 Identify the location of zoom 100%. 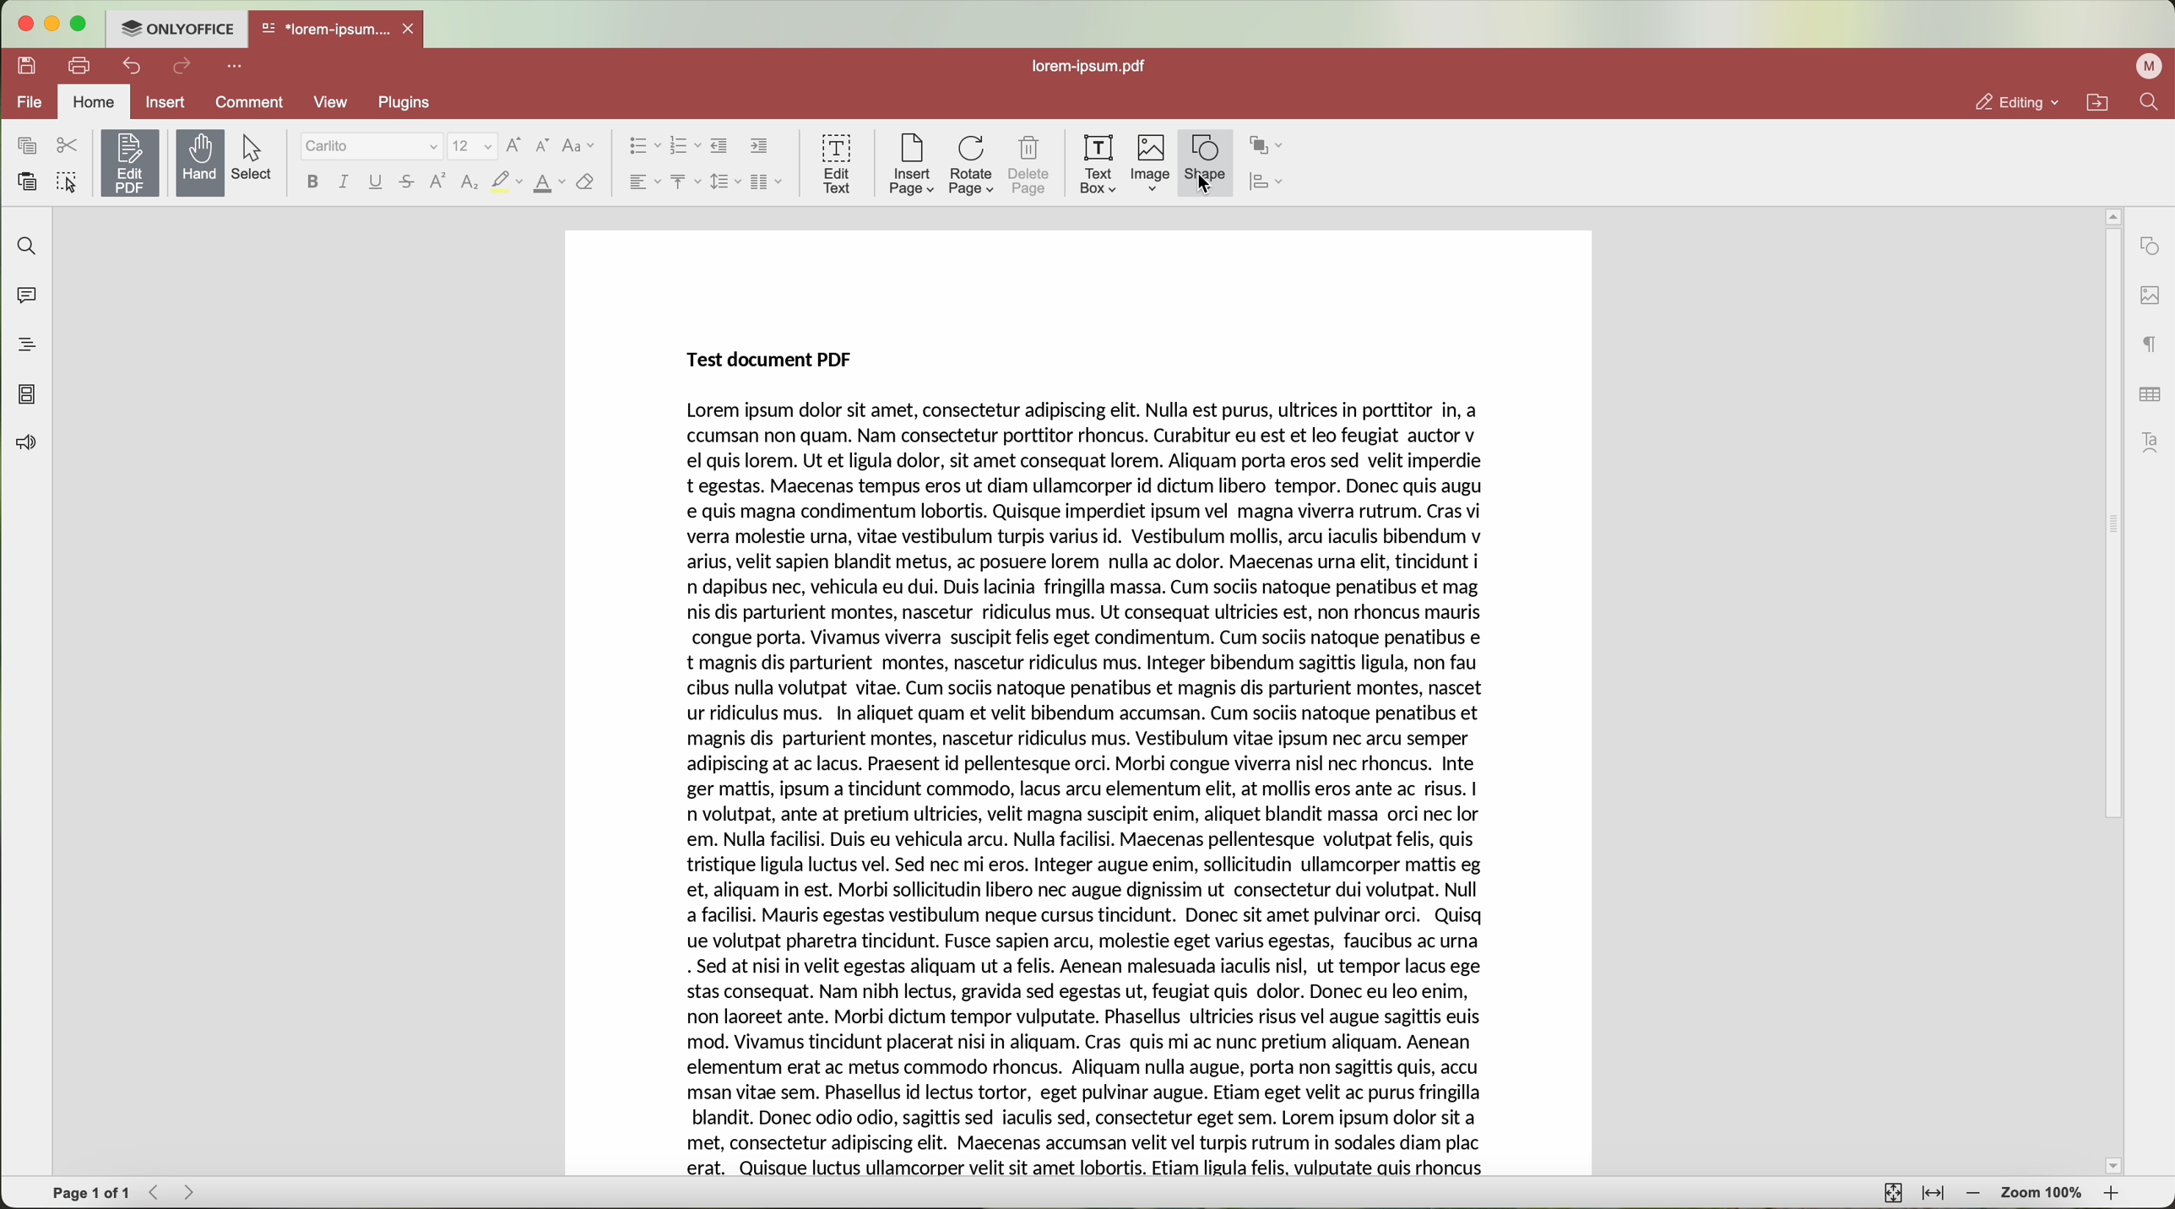
(2042, 1195).